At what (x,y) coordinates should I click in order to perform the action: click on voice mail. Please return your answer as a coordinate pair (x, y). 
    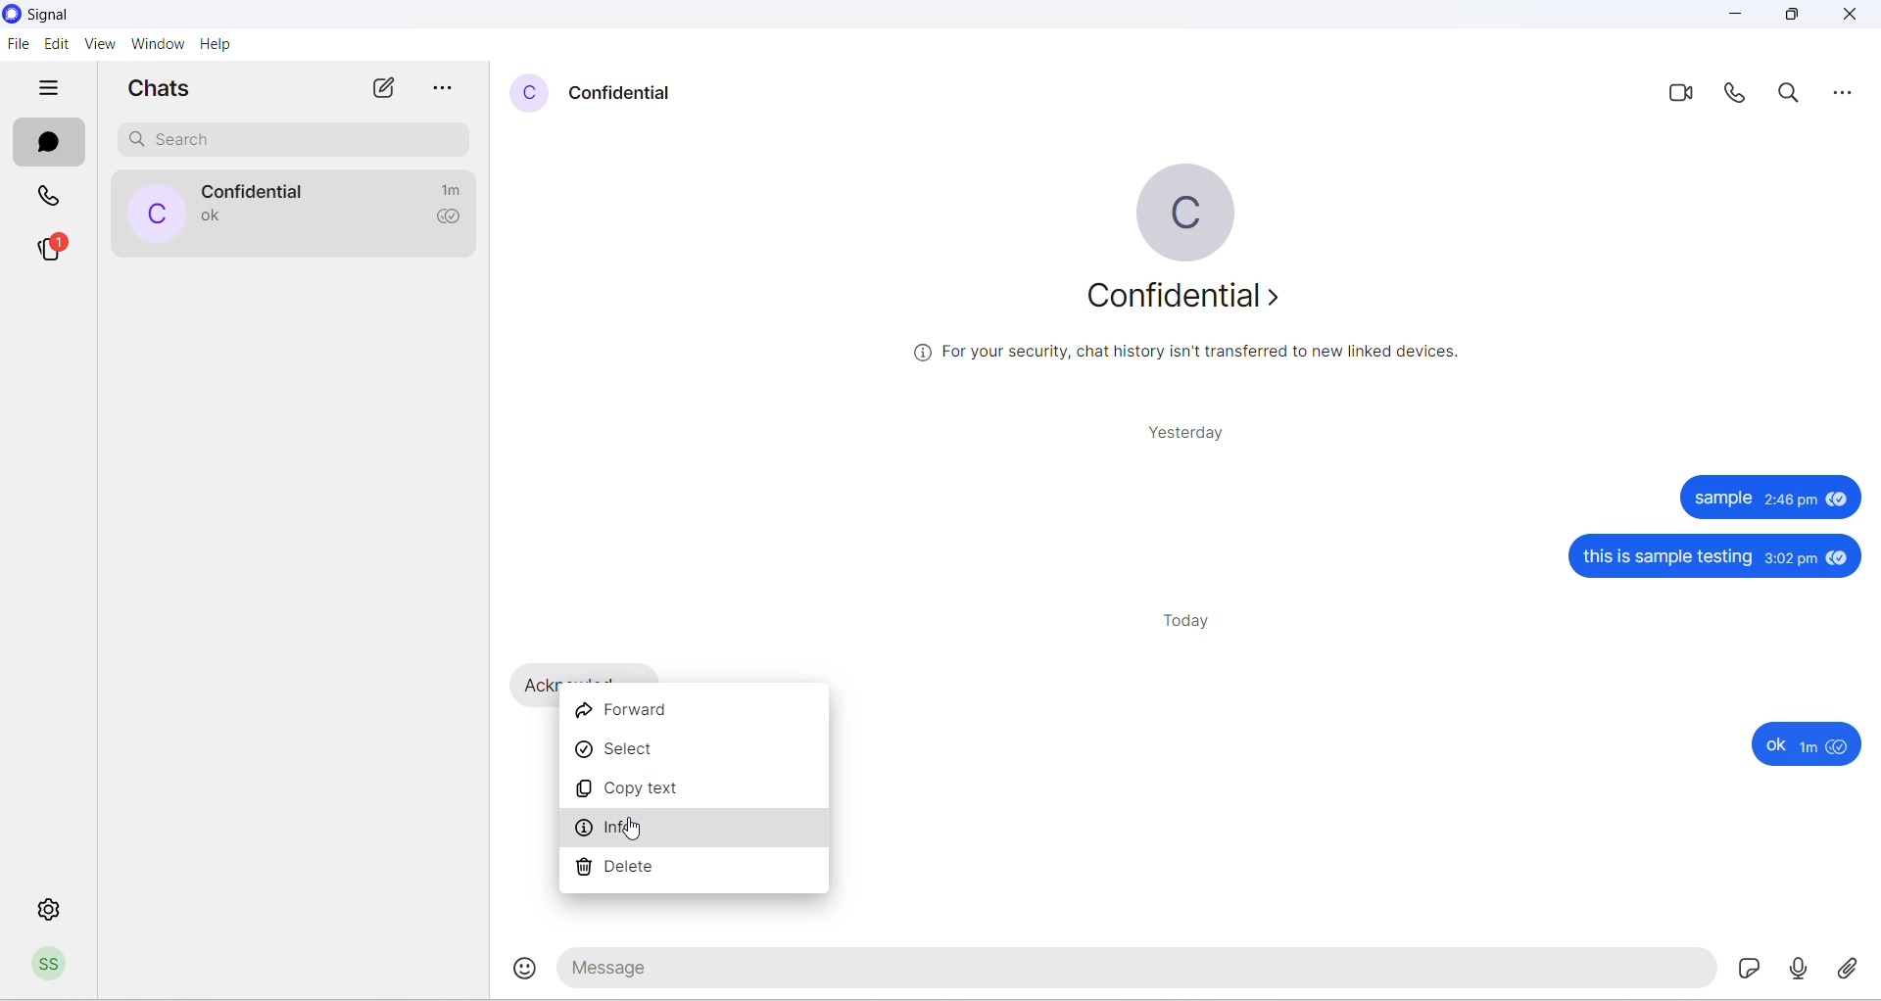
    Looking at the image, I should click on (1798, 968).